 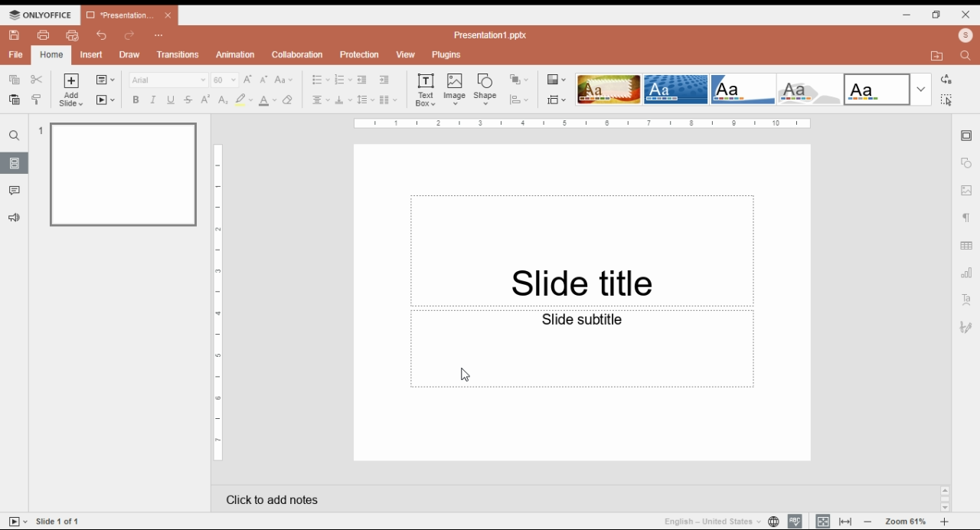 What do you see at coordinates (51, 55) in the screenshot?
I see `home` at bounding box center [51, 55].